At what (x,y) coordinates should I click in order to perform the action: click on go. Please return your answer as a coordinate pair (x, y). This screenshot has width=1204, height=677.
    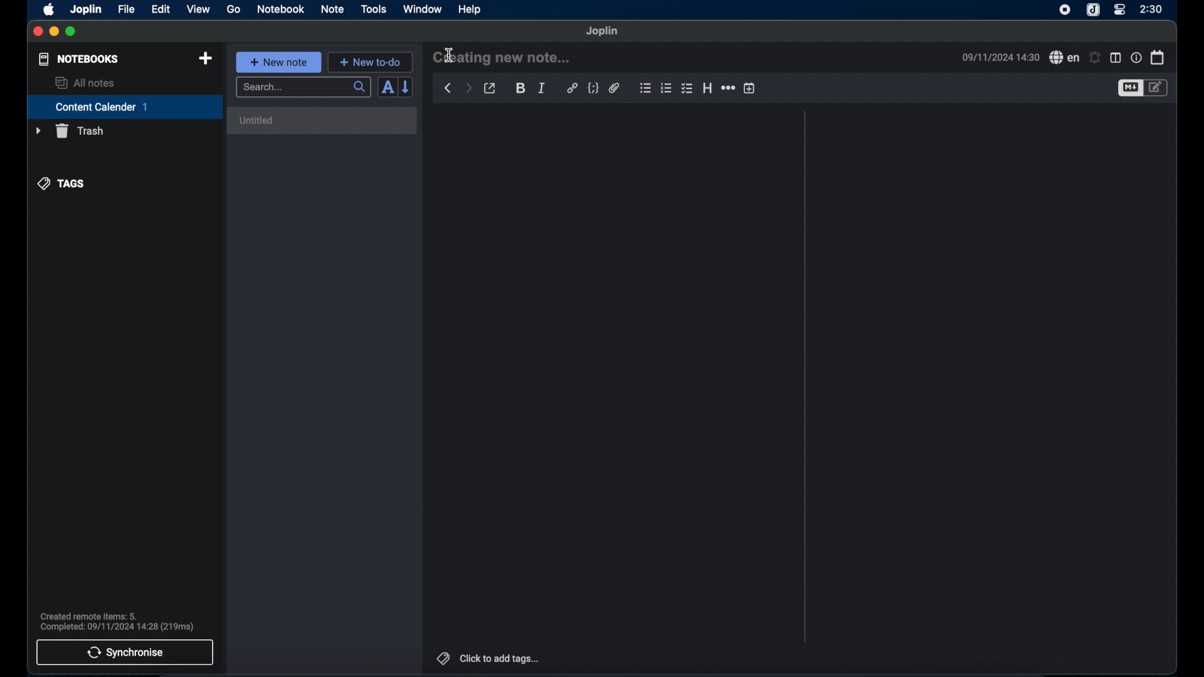
    Looking at the image, I should click on (235, 9).